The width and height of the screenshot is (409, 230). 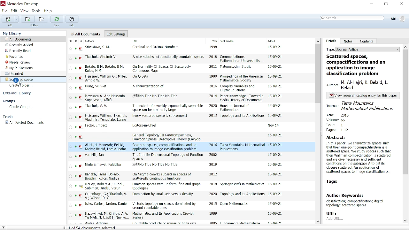 I want to click on date, so click(x=276, y=116).